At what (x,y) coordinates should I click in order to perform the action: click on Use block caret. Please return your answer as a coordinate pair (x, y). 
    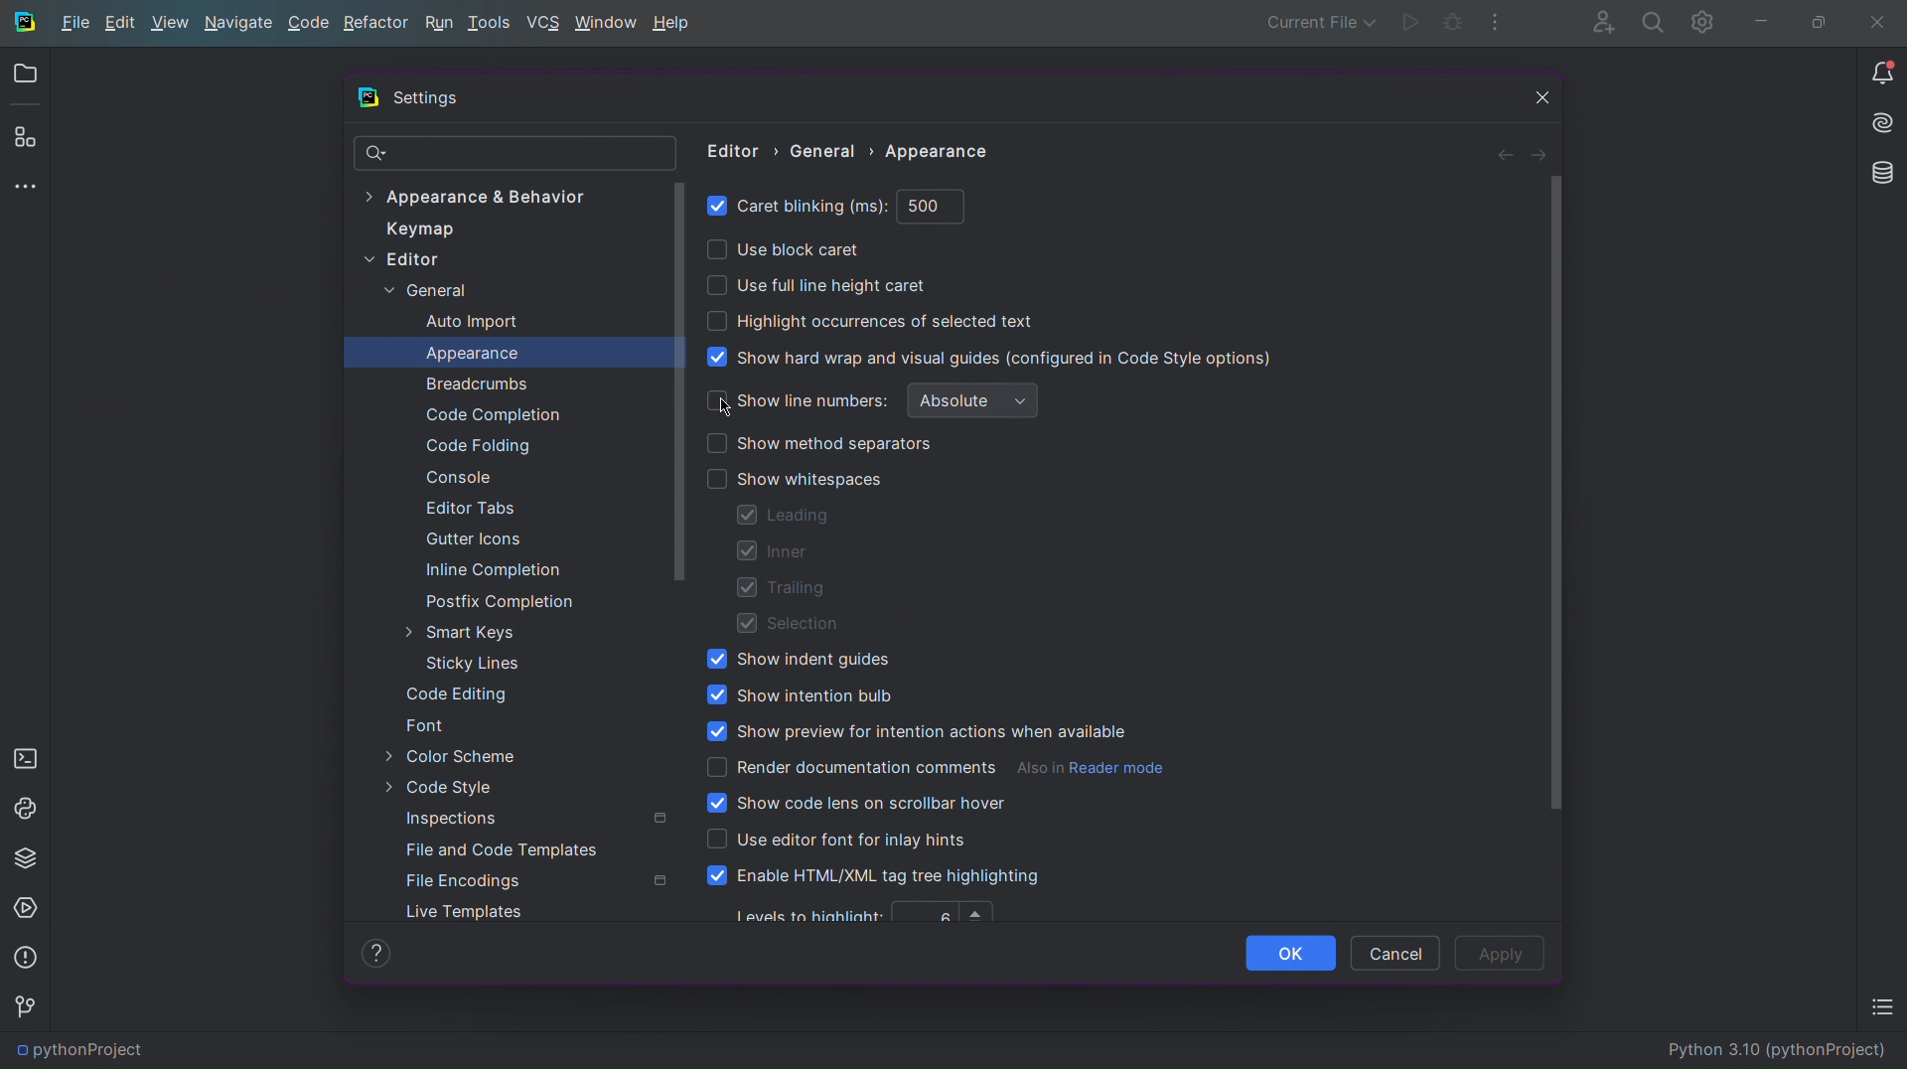
    Looking at the image, I should click on (783, 249).